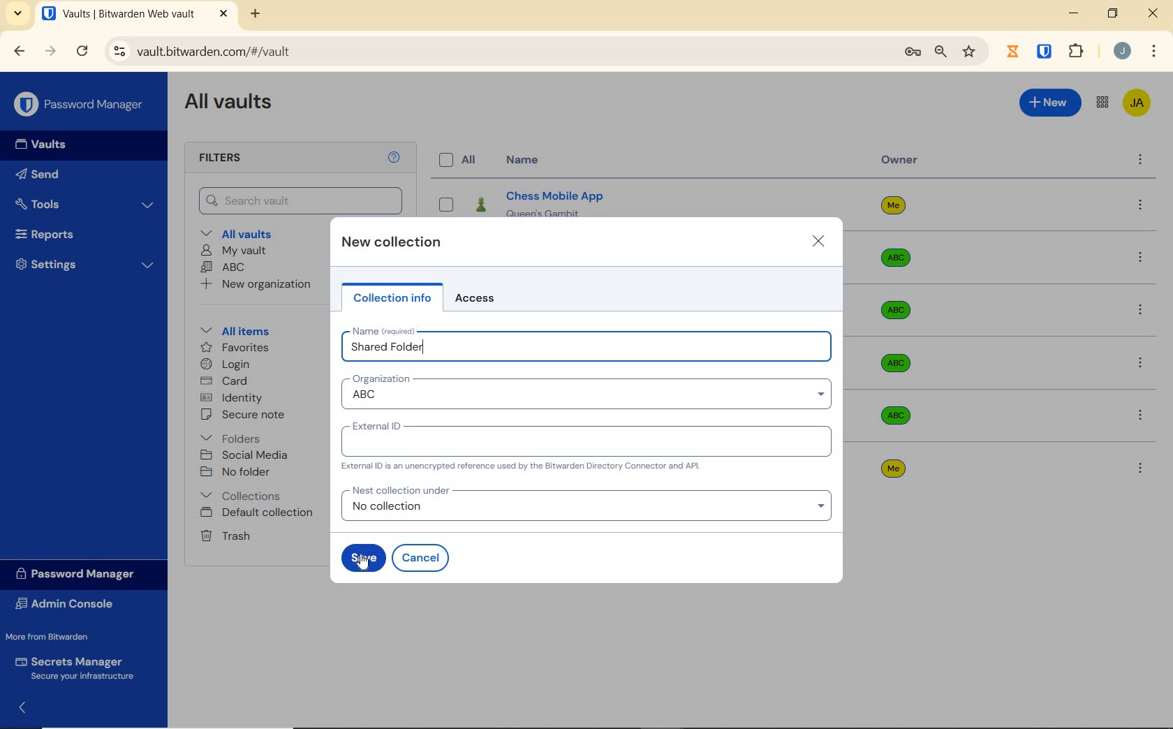 The width and height of the screenshot is (1173, 729). Describe the element at coordinates (969, 52) in the screenshot. I see `bookmark` at that location.